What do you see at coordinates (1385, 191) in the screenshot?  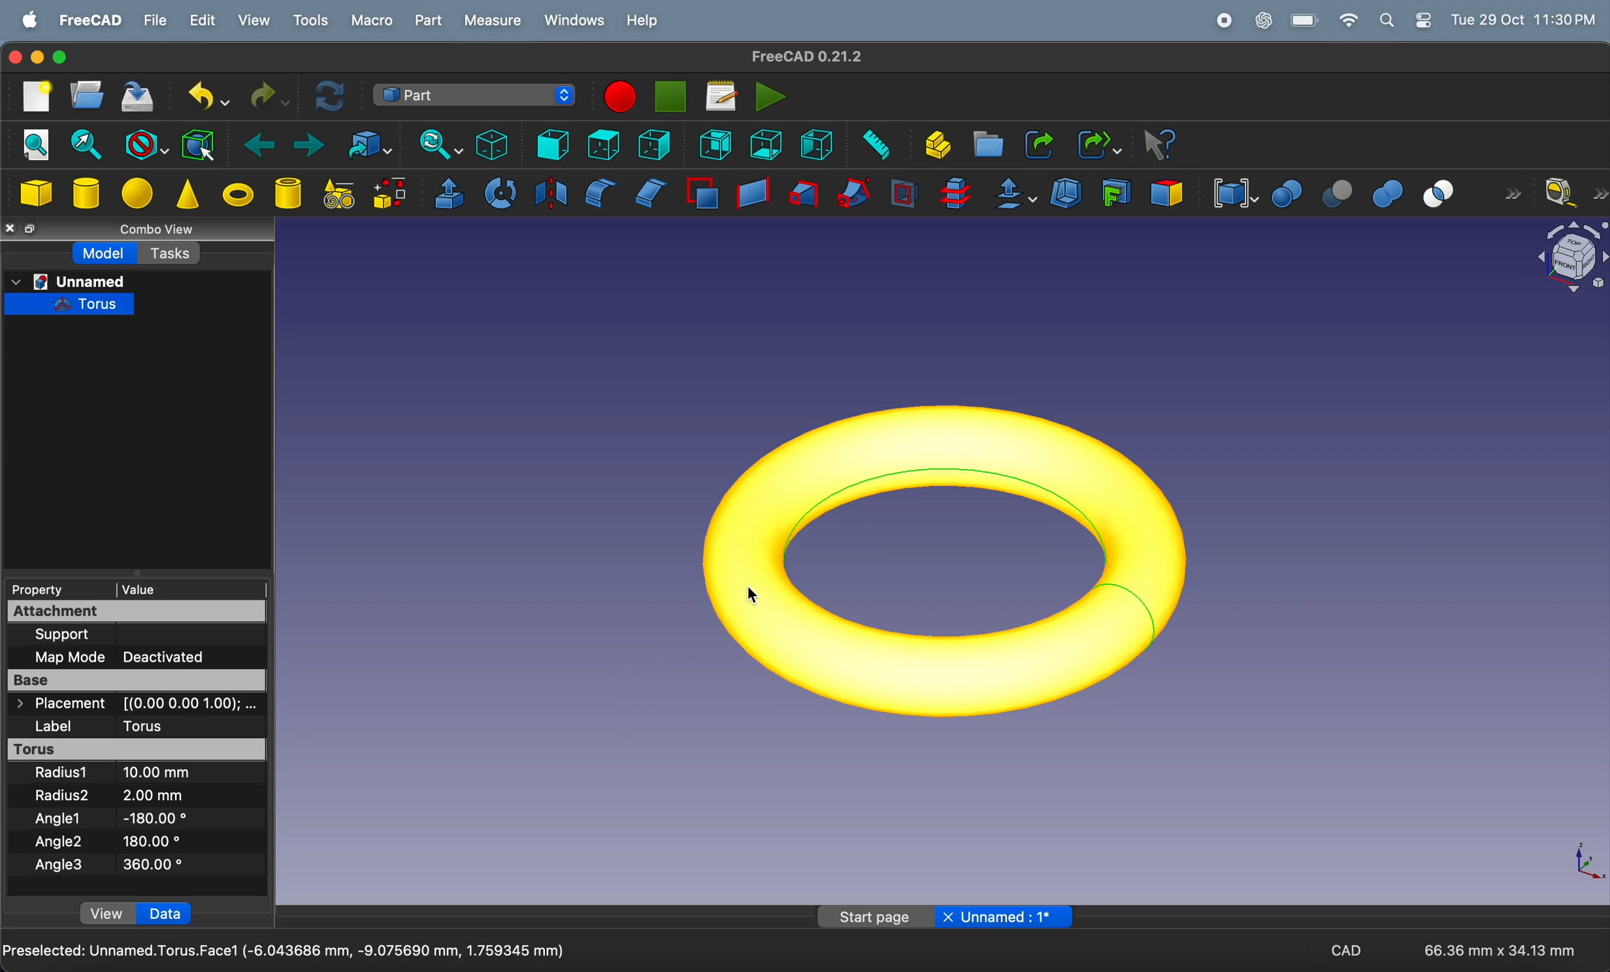 I see `union` at bounding box center [1385, 191].